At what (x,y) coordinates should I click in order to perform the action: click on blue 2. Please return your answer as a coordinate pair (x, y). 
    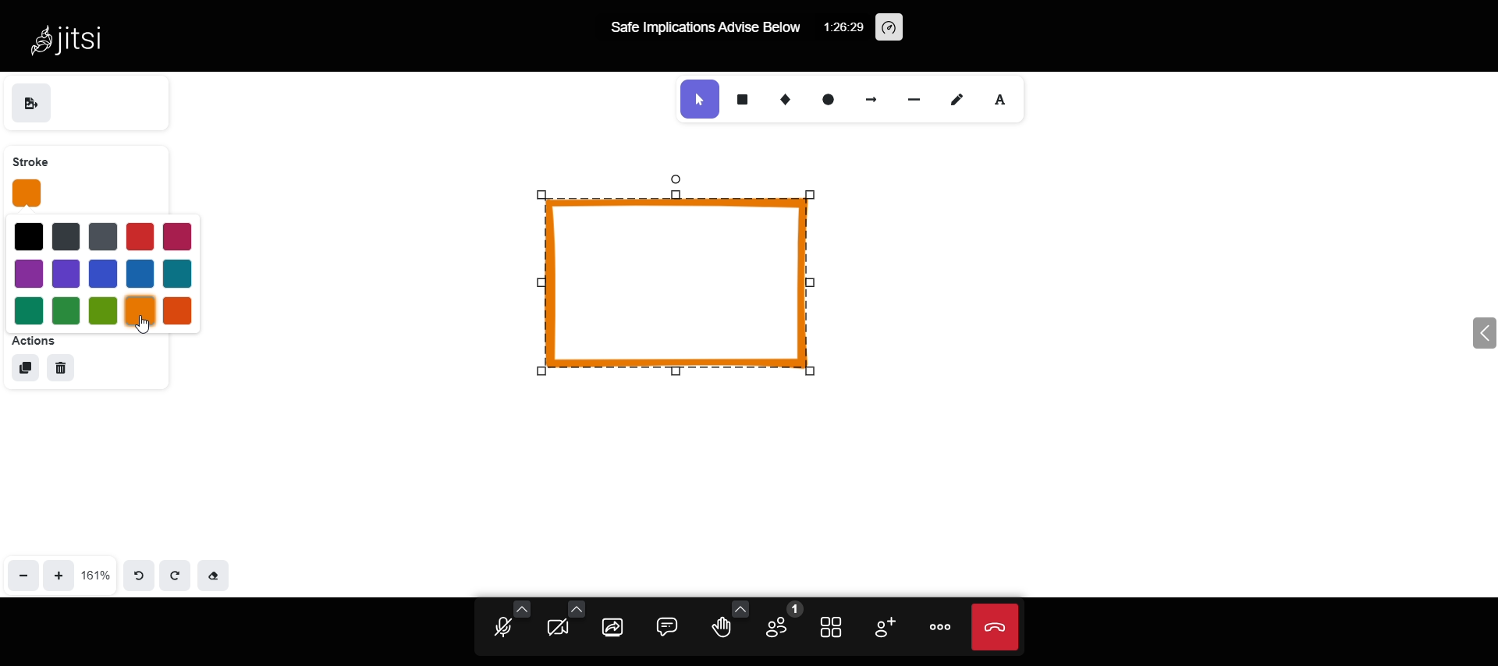
    Looking at the image, I should click on (104, 236).